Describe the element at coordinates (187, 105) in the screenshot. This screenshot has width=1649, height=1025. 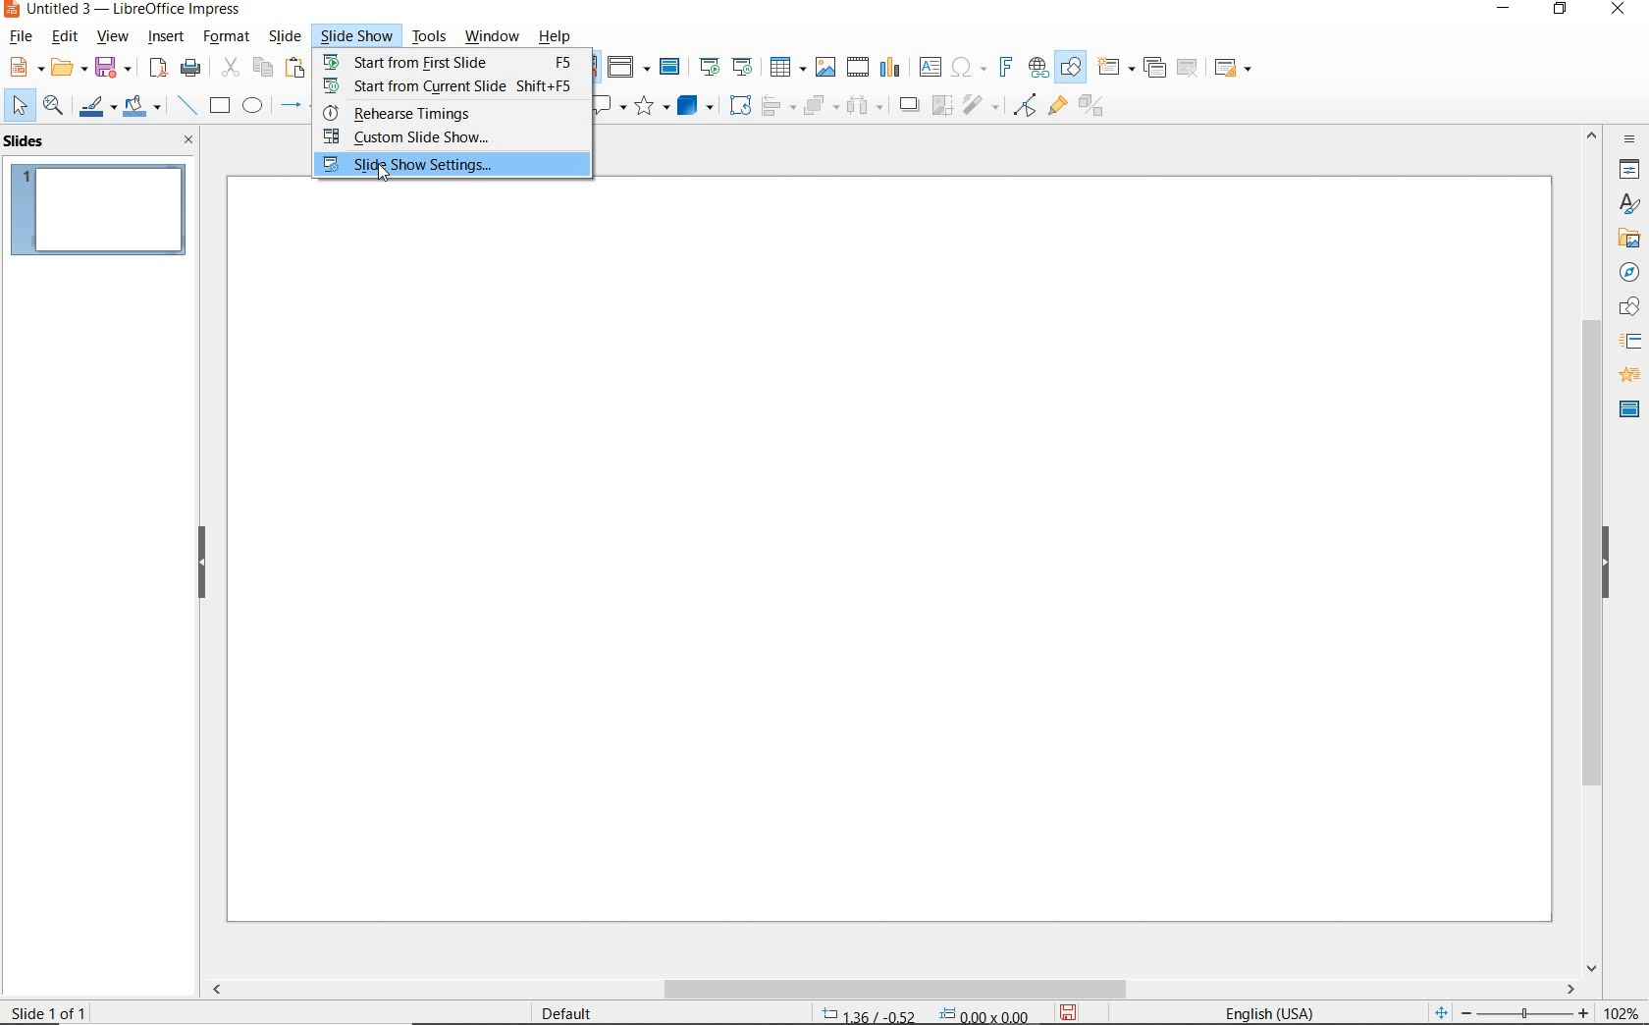
I see `INSERT LINE` at that location.